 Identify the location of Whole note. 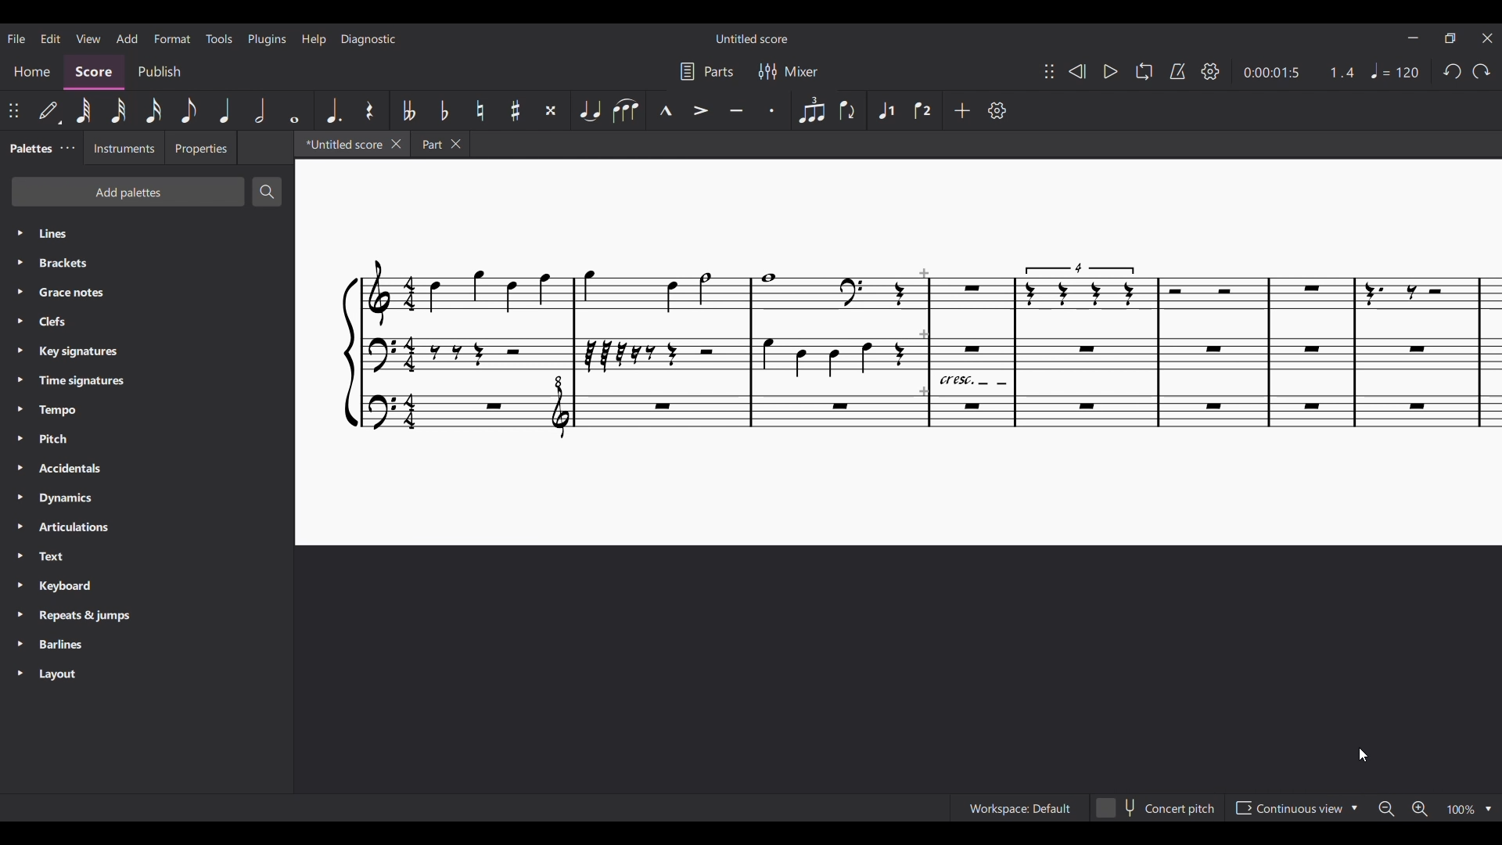
(294, 110).